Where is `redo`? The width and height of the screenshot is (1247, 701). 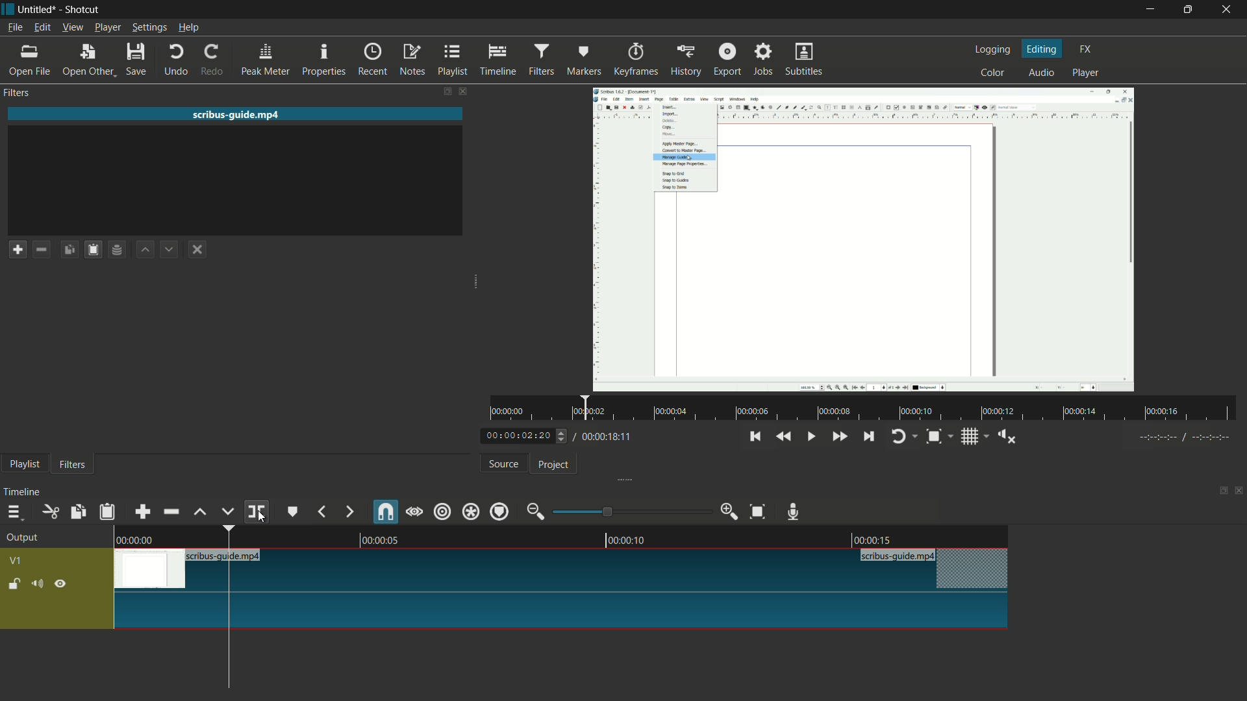
redo is located at coordinates (213, 59).